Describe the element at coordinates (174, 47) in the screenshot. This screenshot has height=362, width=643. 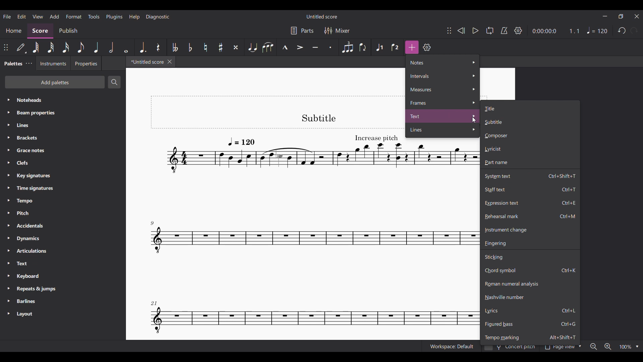
I see `Toggle double flat` at that location.